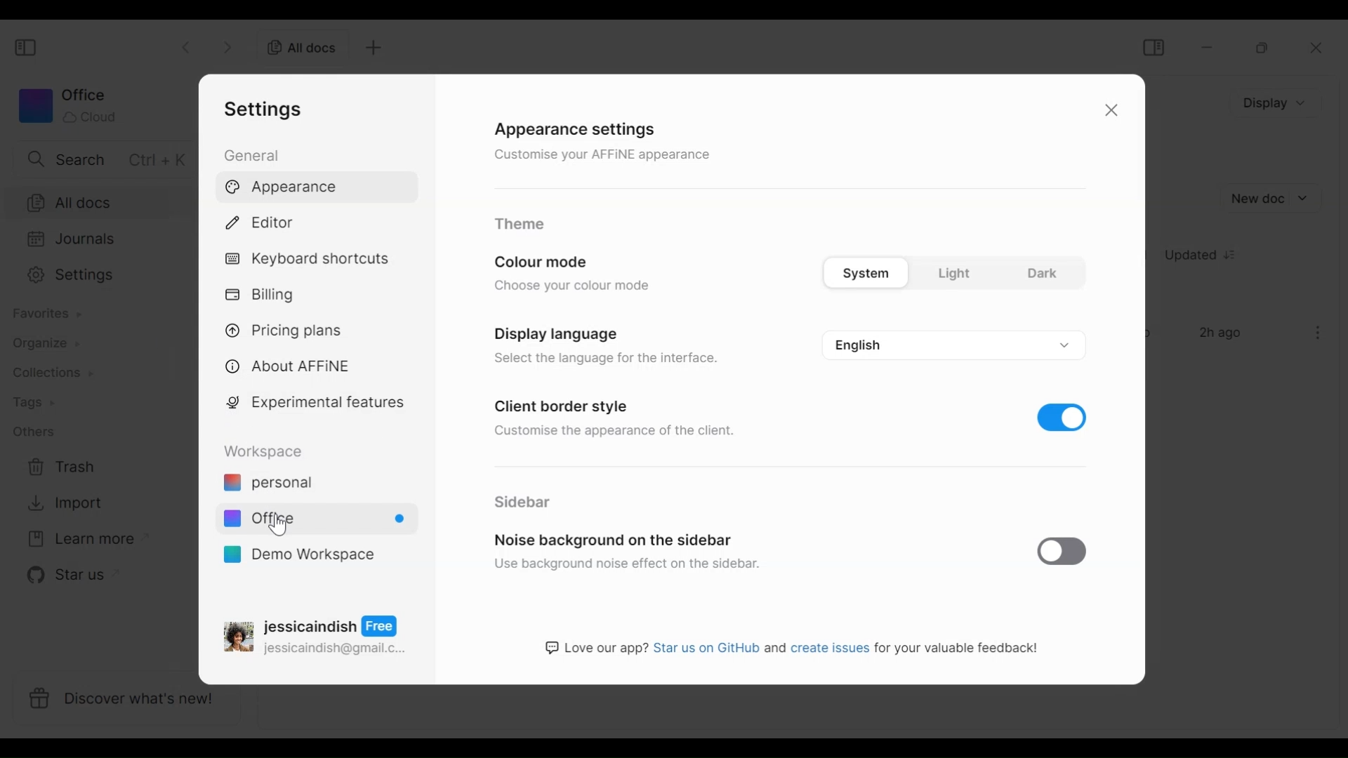 The height and width of the screenshot is (758, 1348). Describe the element at coordinates (289, 329) in the screenshot. I see `Pricing plans` at that location.